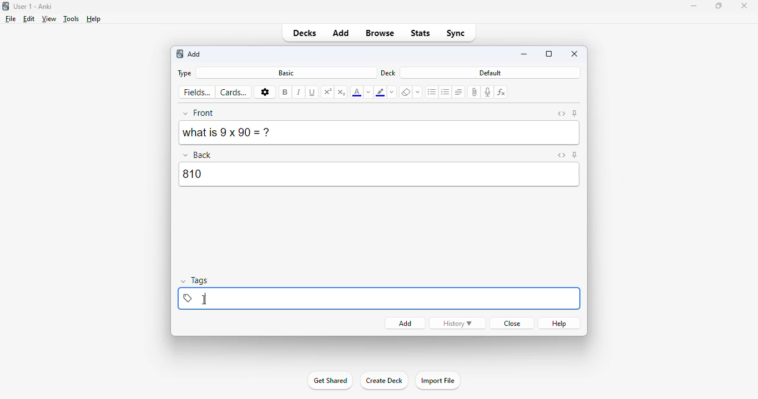  Describe the element at coordinates (234, 92) in the screenshot. I see `cards` at that location.